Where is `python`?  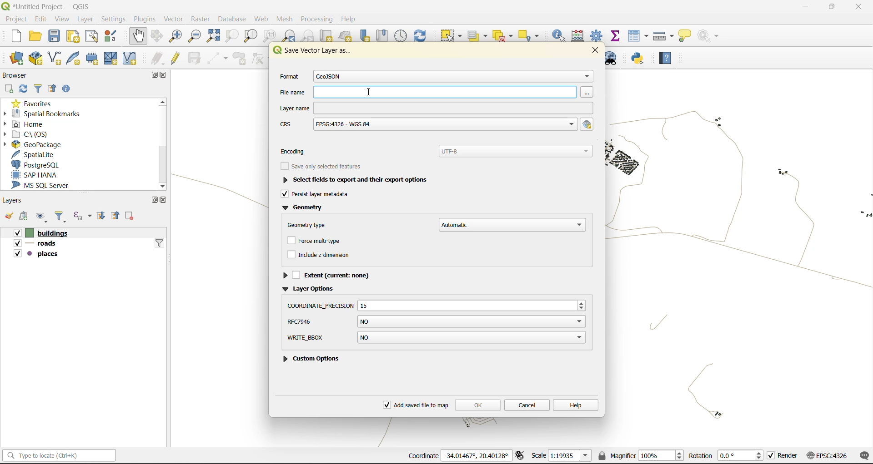 python is located at coordinates (640, 58).